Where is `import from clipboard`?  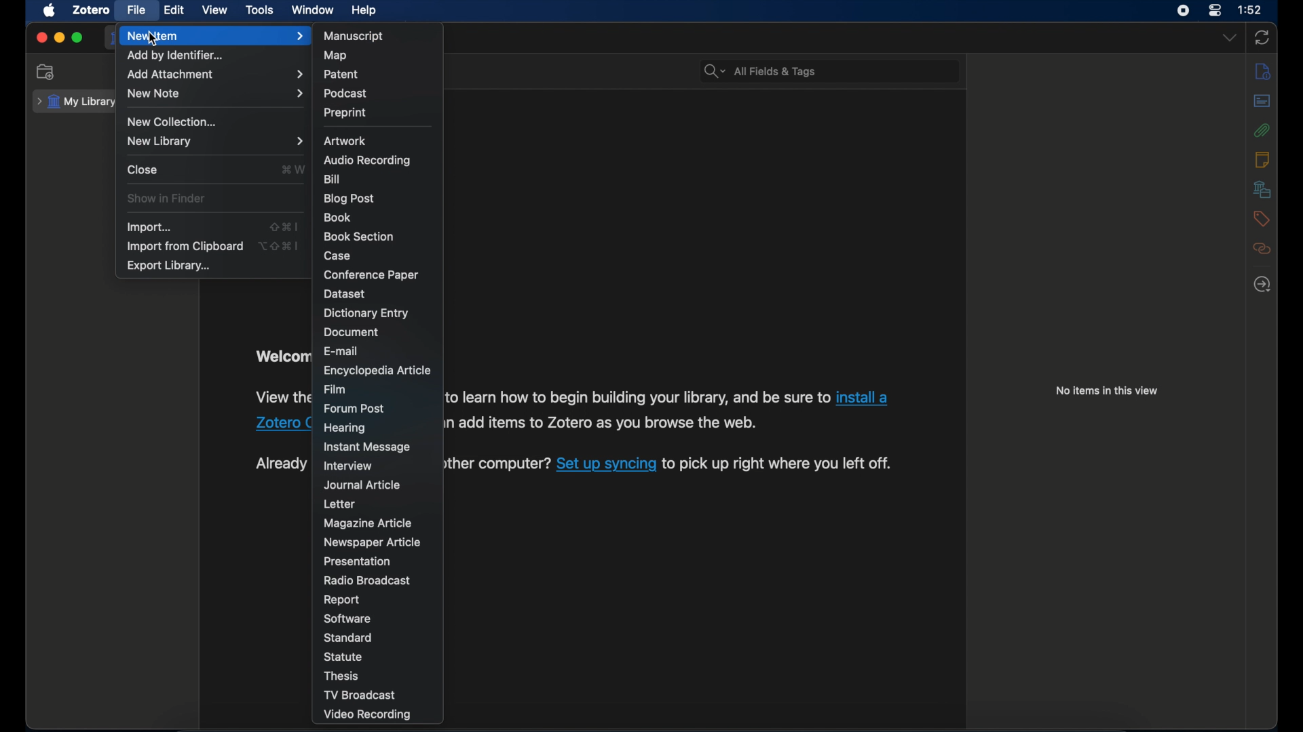 import from clipboard is located at coordinates (186, 247).